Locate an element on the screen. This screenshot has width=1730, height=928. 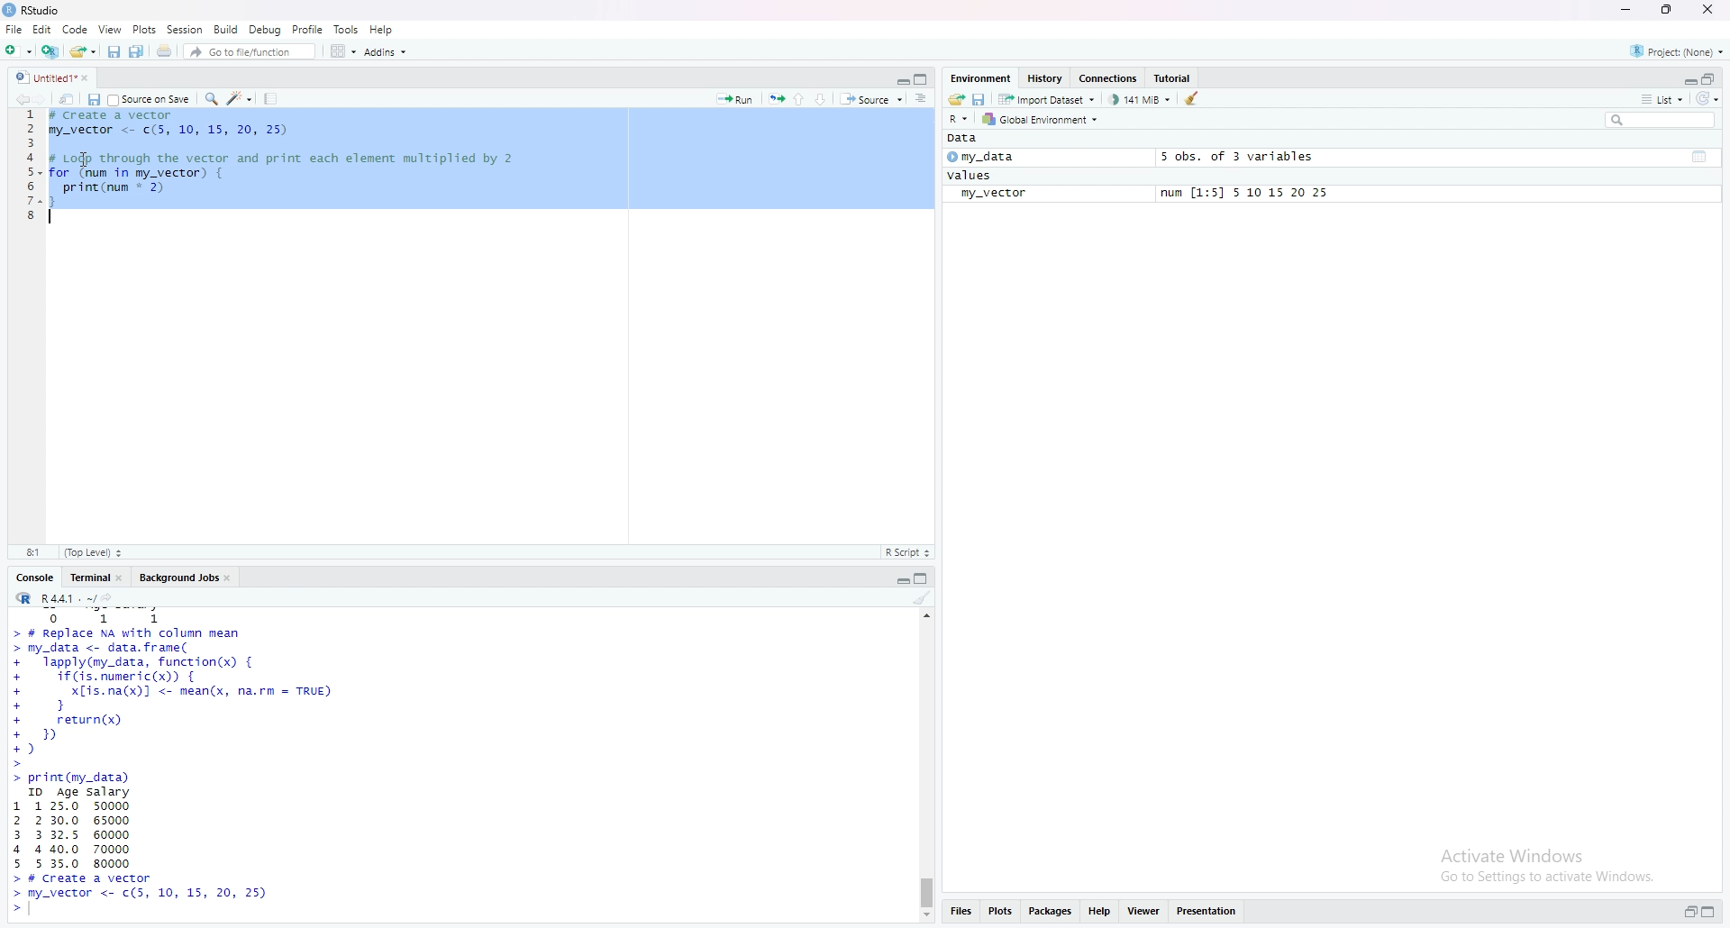
Background jobs is located at coordinates (186, 577).